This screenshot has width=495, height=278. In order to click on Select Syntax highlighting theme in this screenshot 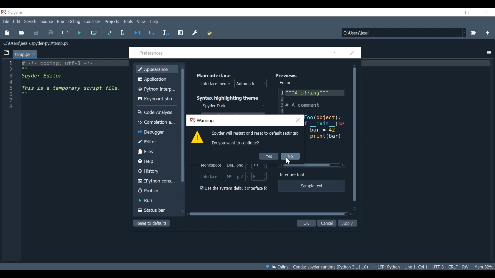, I will do `click(233, 106)`.